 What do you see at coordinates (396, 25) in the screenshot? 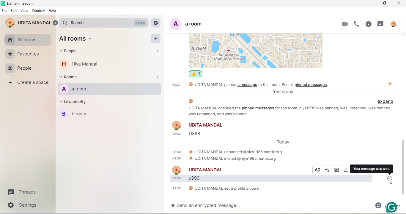
I see `Profile` at bounding box center [396, 25].